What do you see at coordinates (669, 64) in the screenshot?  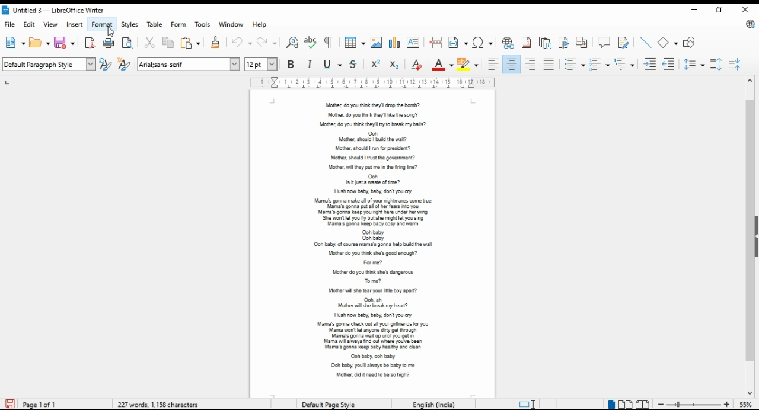 I see `decrease indent` at bounding box center [669, 64].